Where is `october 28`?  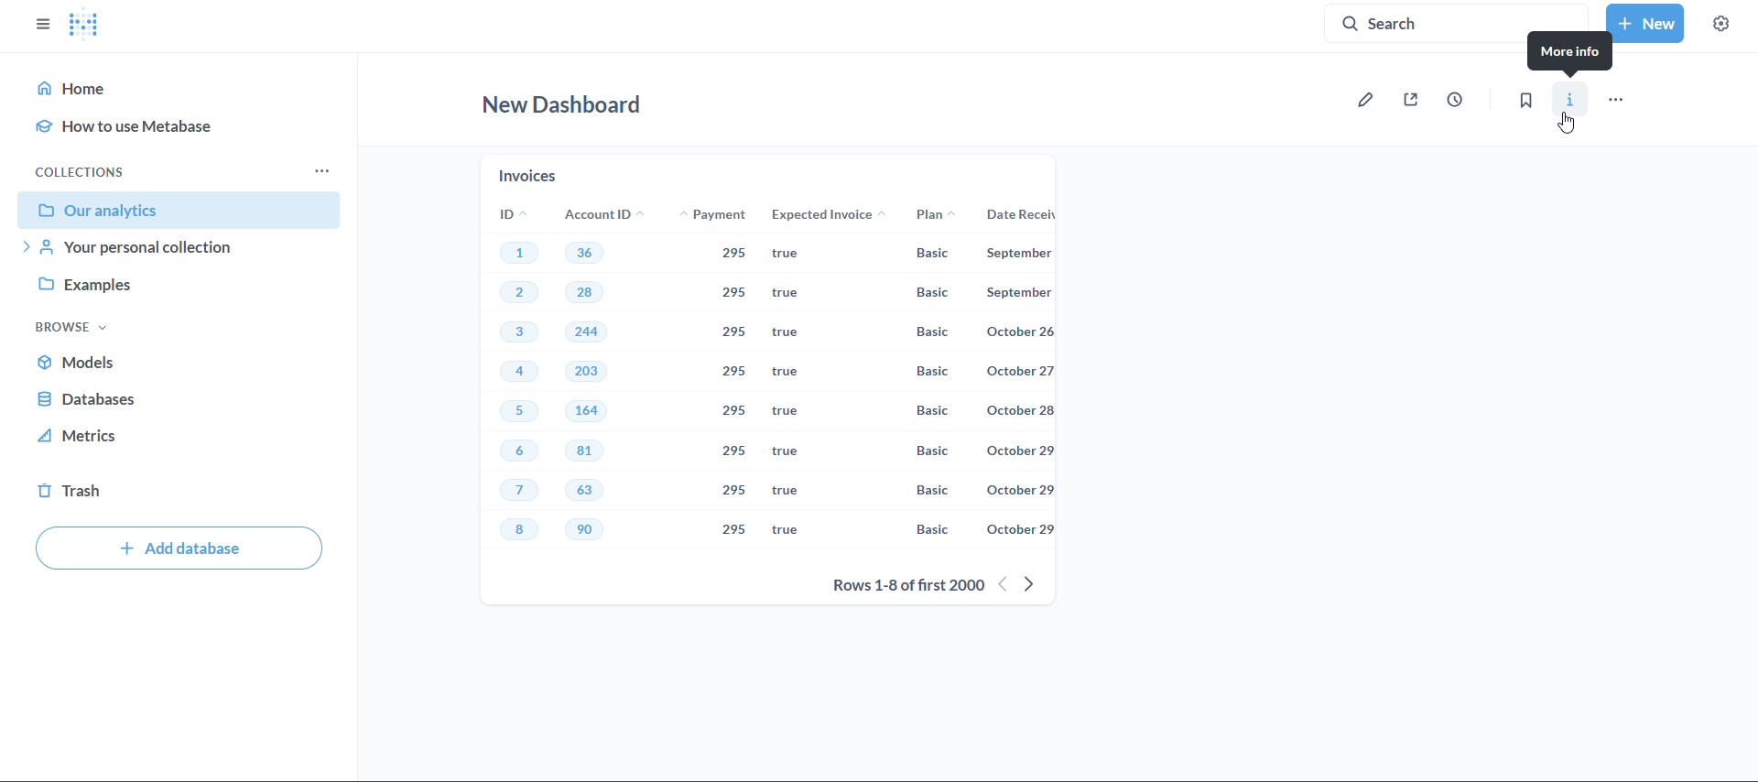 october 28 is located at coordinates (1020, 410).